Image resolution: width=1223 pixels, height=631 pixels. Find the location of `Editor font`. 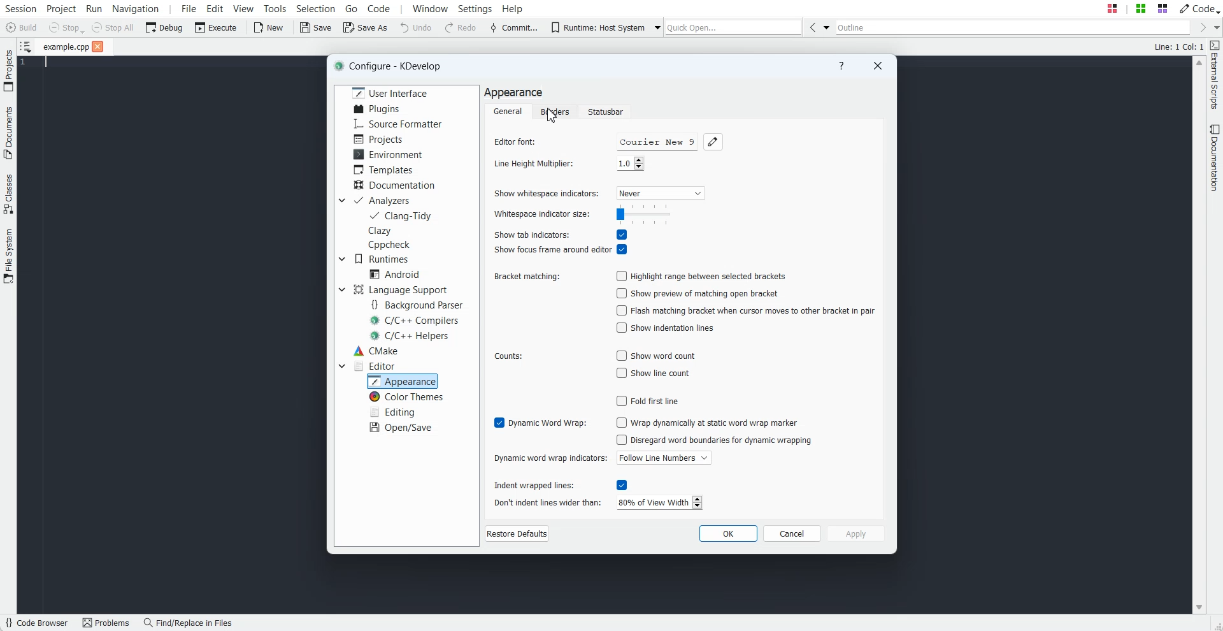

Editor font is located at coordinates (538, 141).